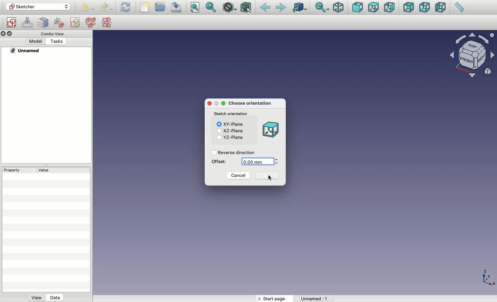  What do you see at coordinates (3, 34) in the screenshot?
I see `` at bounding box center [3, 34].